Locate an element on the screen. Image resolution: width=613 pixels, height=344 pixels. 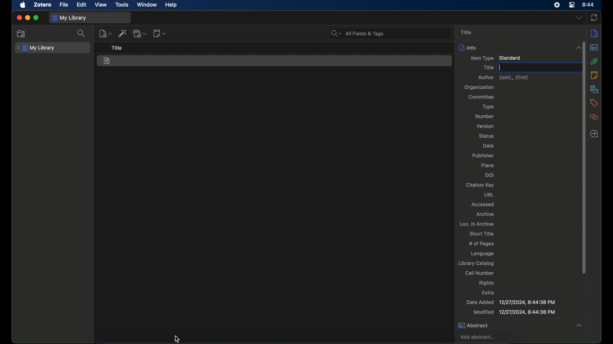
info is located at coordinates (512, 47).